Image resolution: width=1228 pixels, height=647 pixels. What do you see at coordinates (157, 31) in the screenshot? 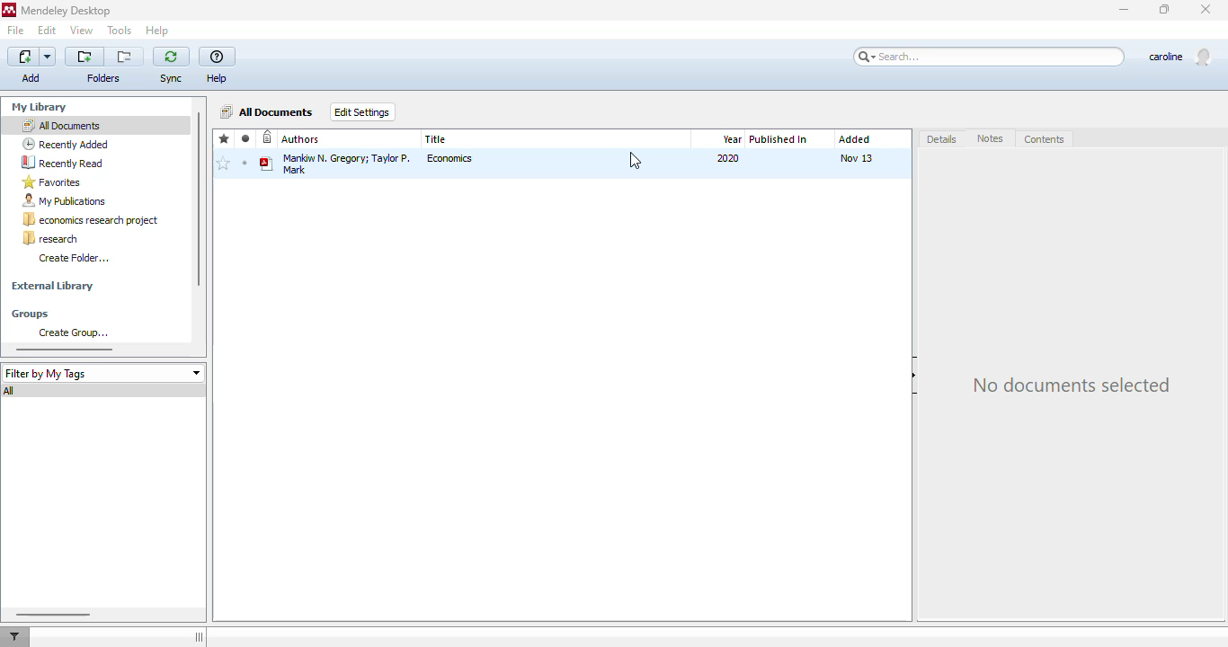
I see `help` at bounding box center [157, 31].